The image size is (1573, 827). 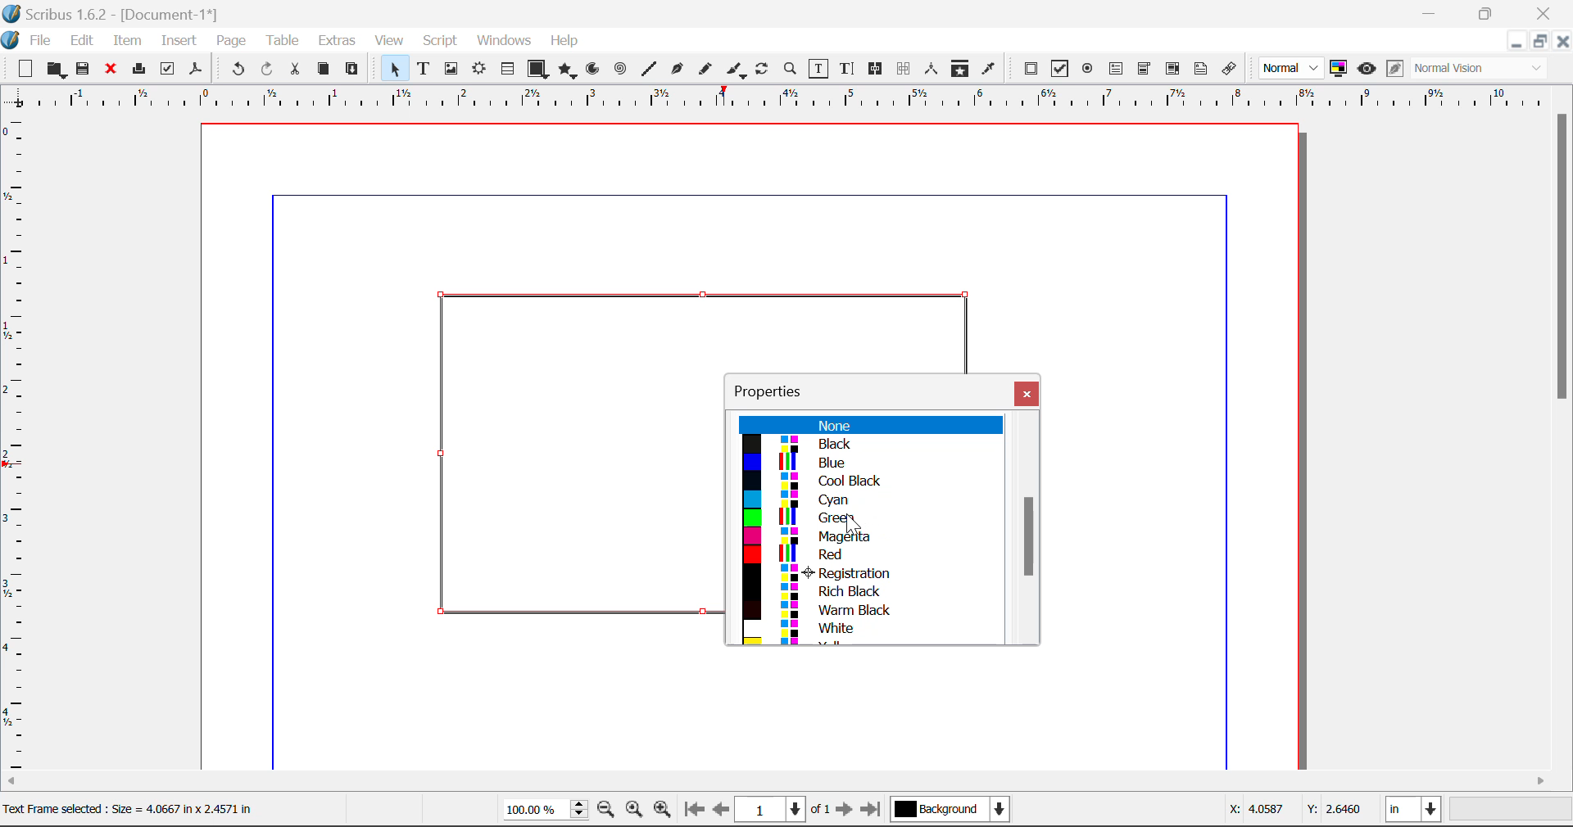 What do you see at coordinates (959, 69) in the screenshot?
I see `Copy Item Properties` at bounding box center [959, 69].